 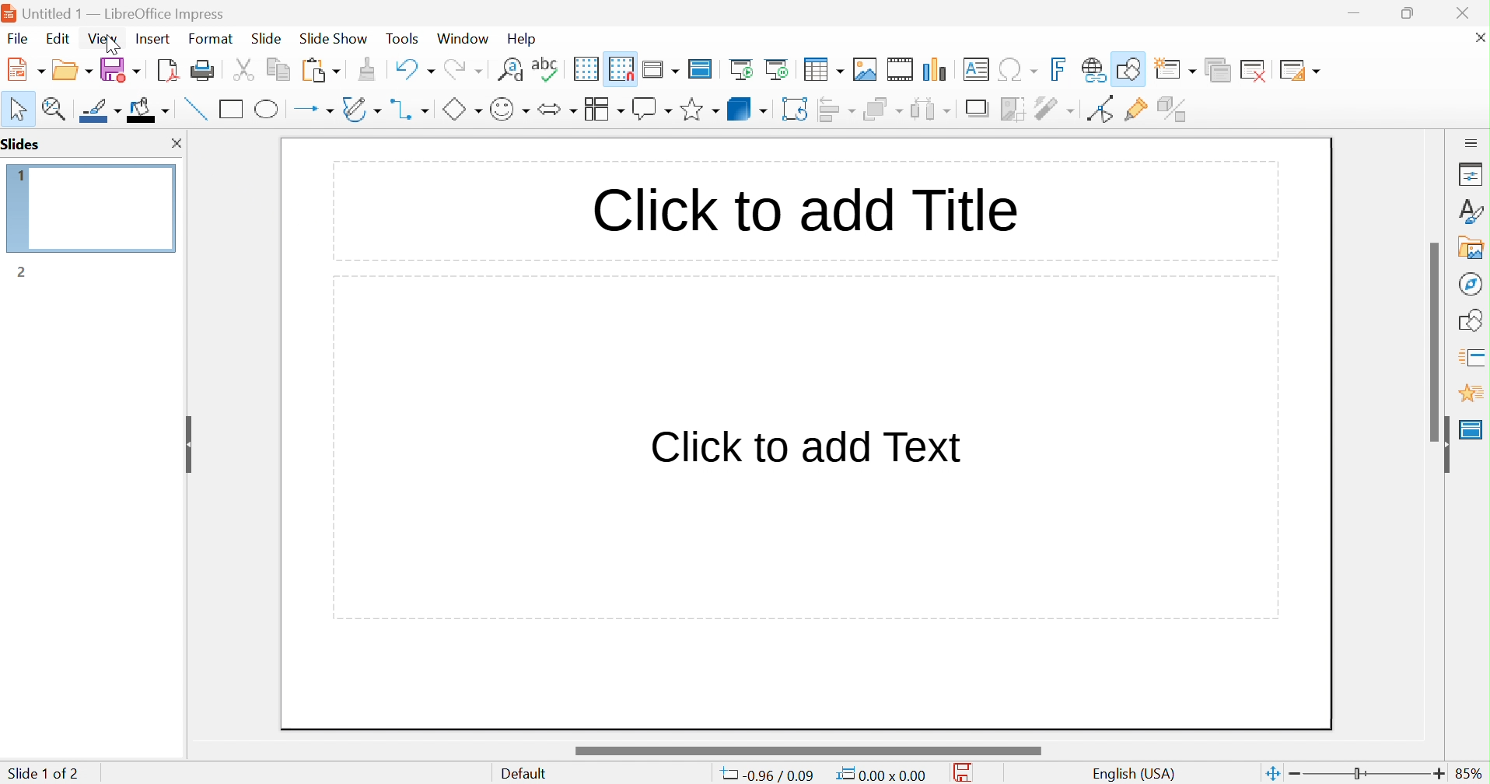 I want to click on insert, so click(x=151, y=37).